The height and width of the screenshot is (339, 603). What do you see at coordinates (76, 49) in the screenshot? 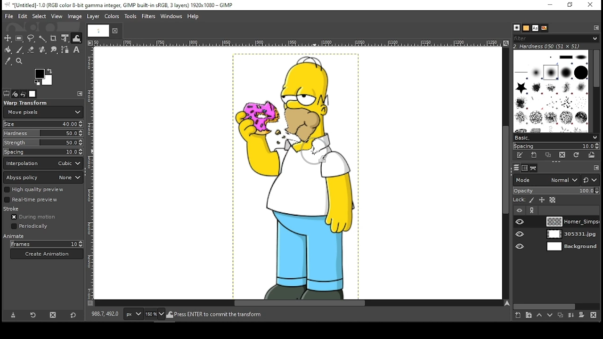
I see `text tool` at bounding box center [76, 49].